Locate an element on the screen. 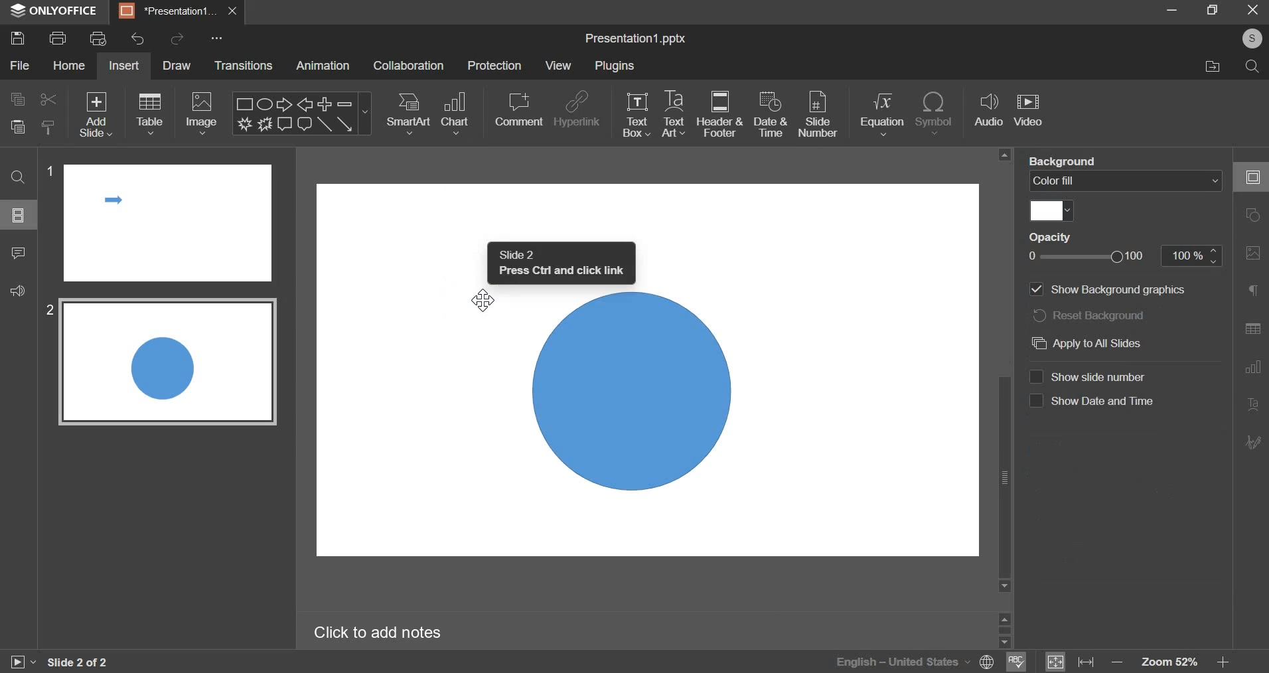 The image size is (1269, 673). plugins is located at coordinates (615, 66).